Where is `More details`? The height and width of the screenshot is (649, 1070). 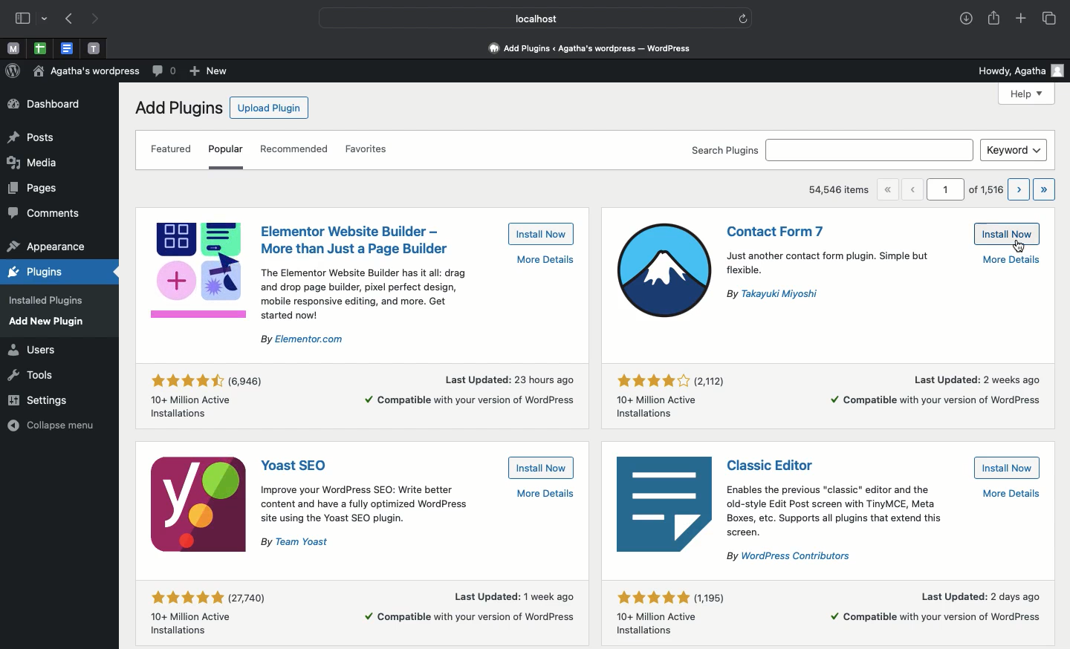 More details is located at coordinates (465, 607).